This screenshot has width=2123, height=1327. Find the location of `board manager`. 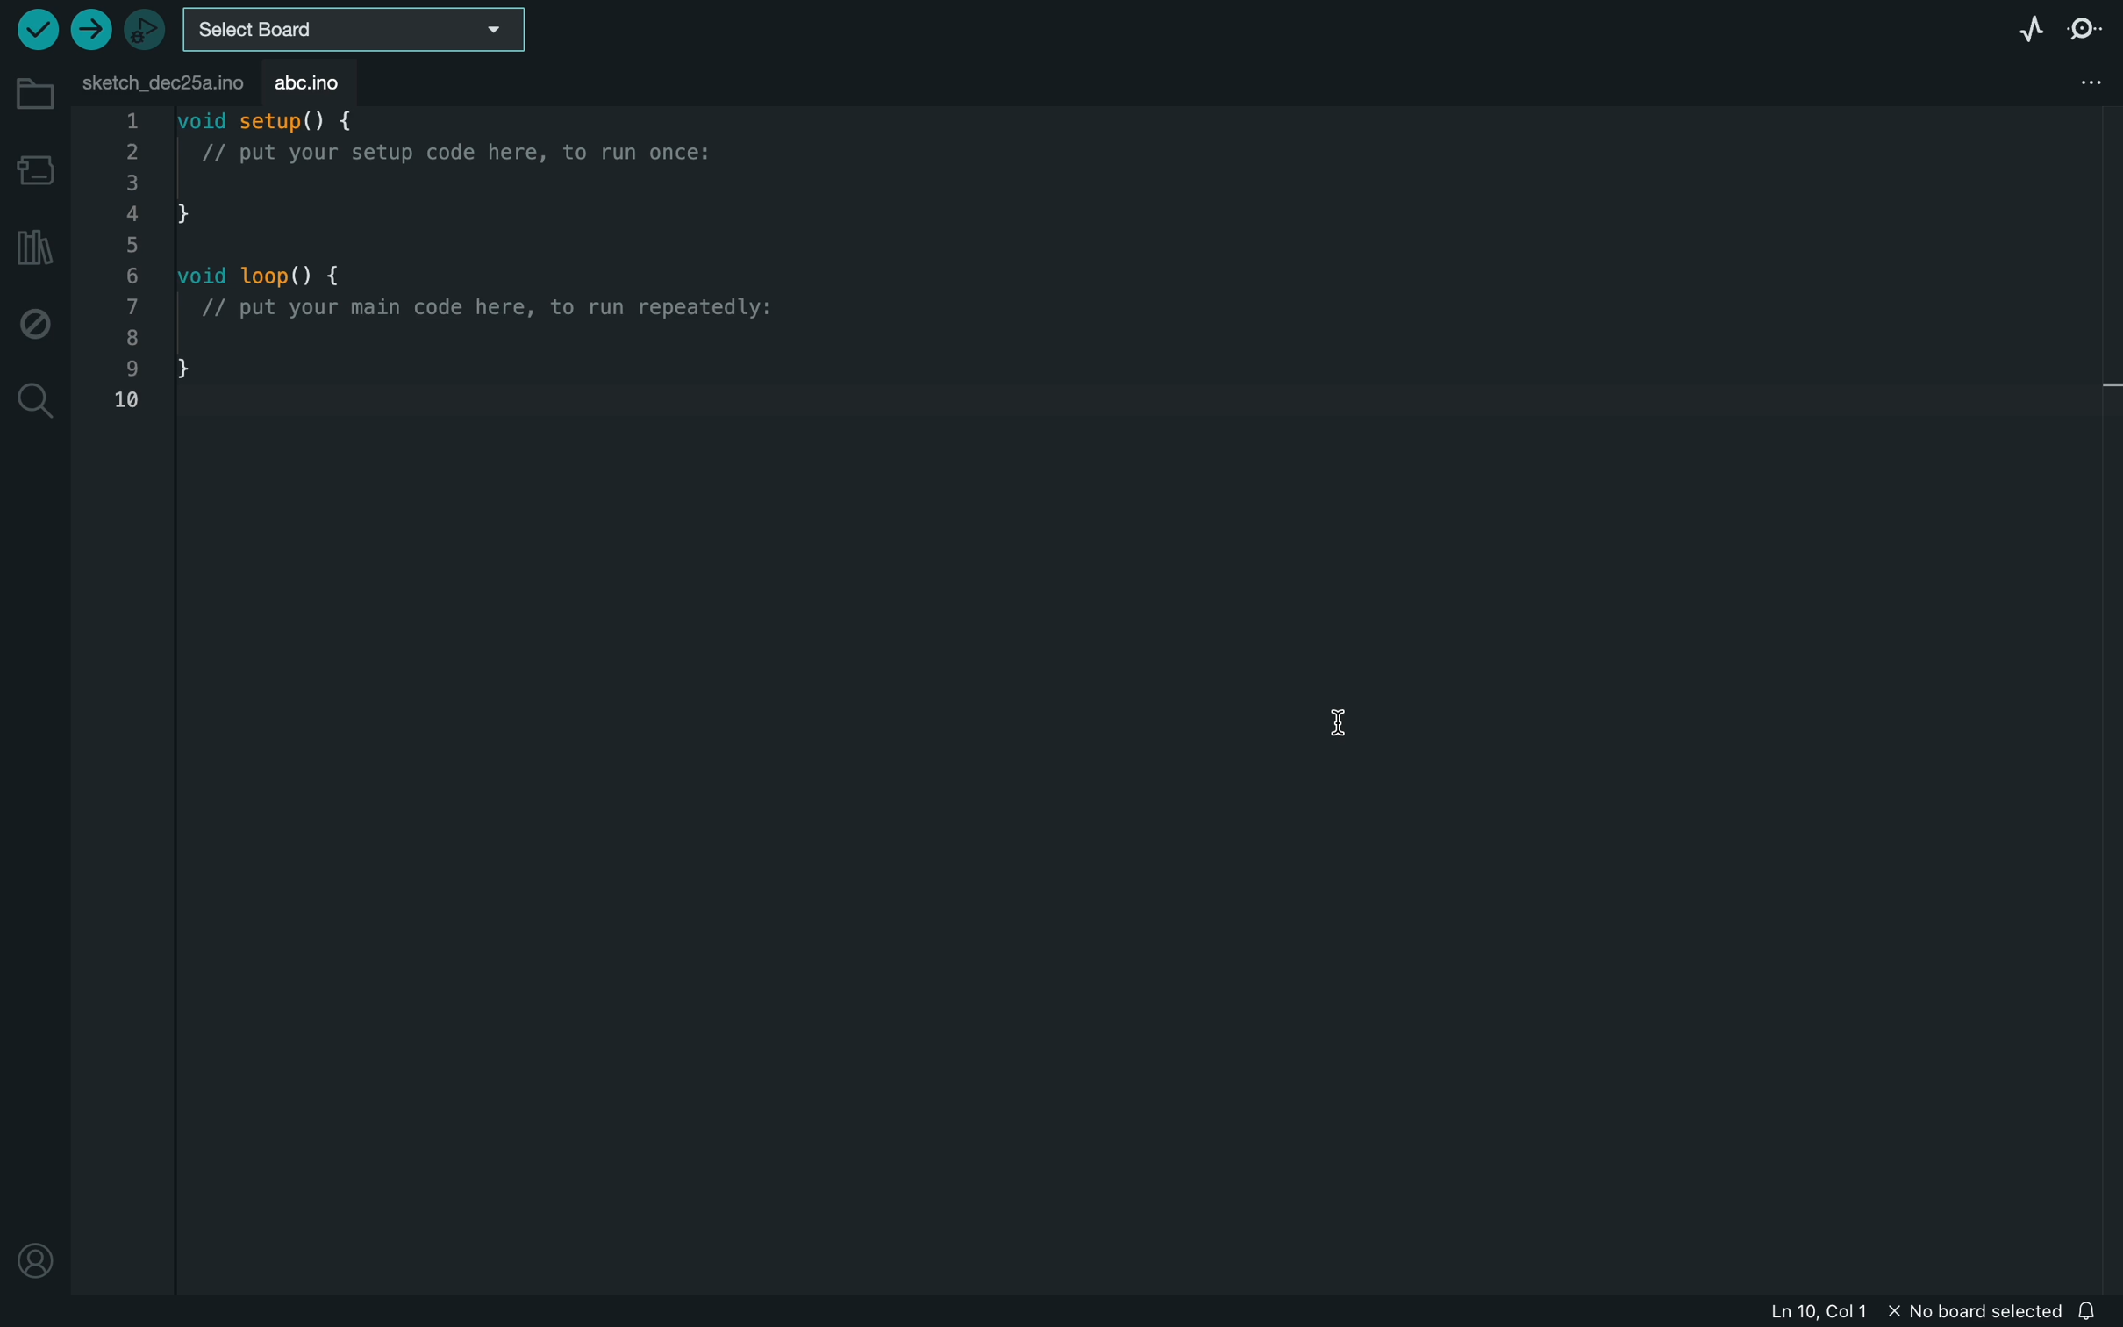

board manager is located at coordinates (35, 166).